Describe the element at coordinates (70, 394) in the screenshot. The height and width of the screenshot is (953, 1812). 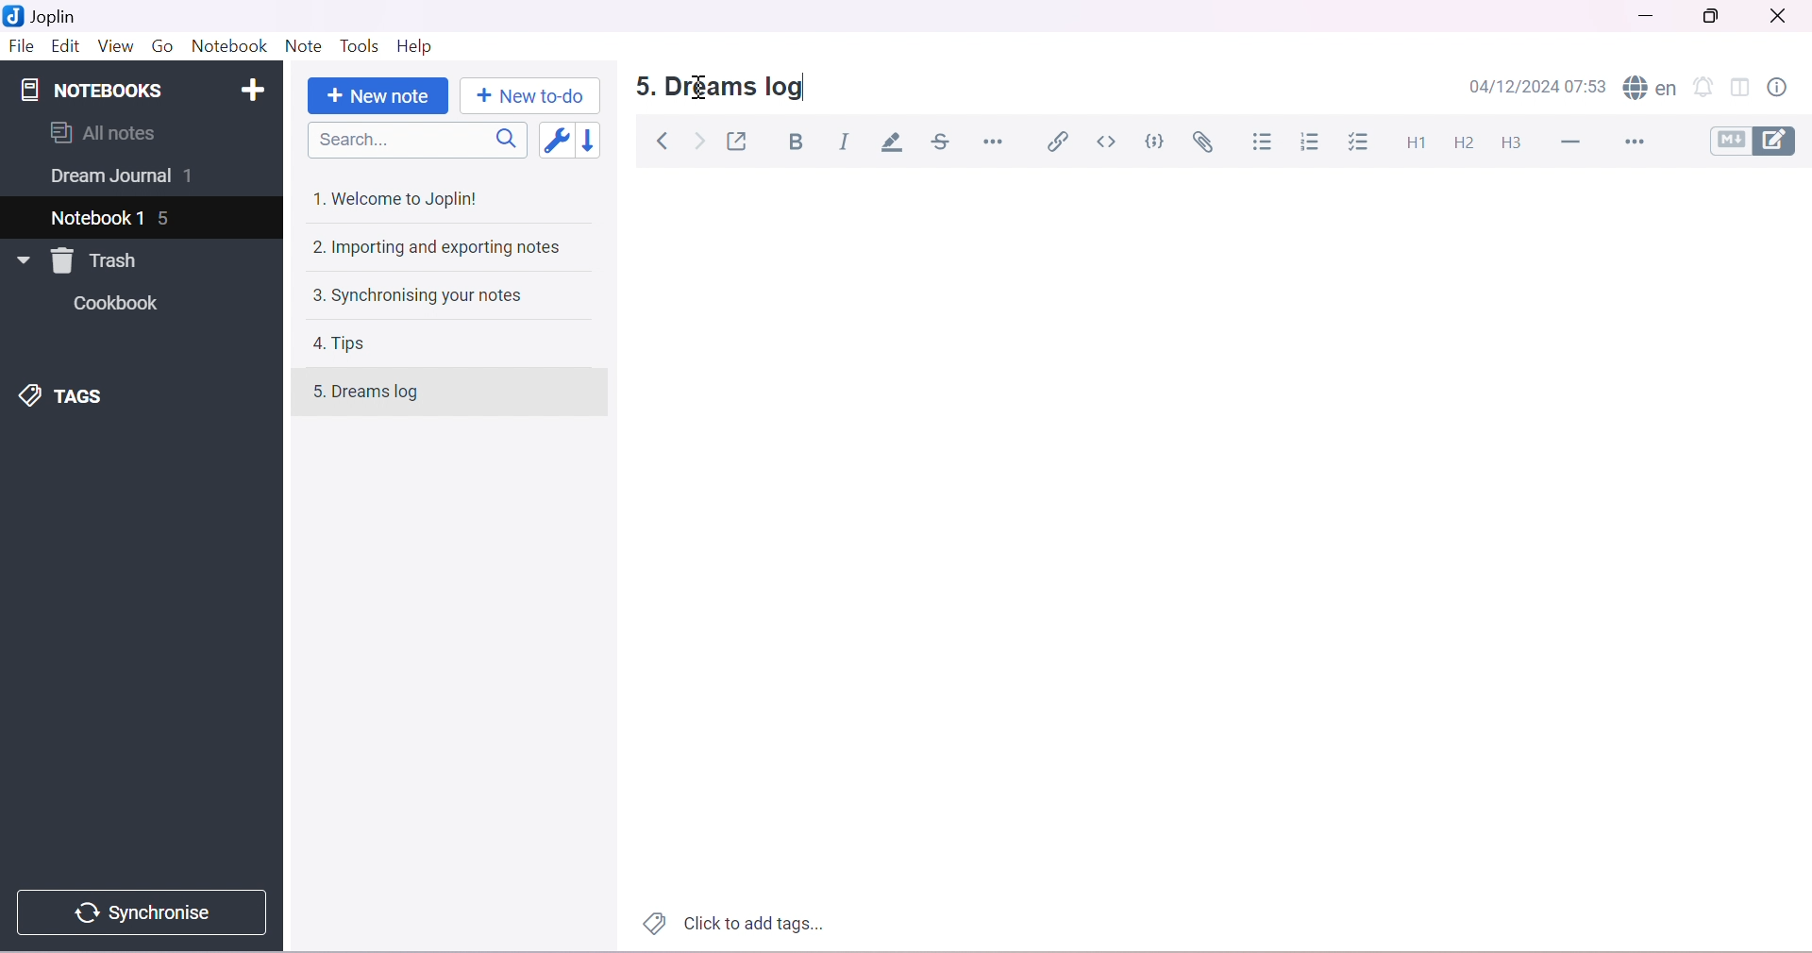
I see `TAGS` at that location.